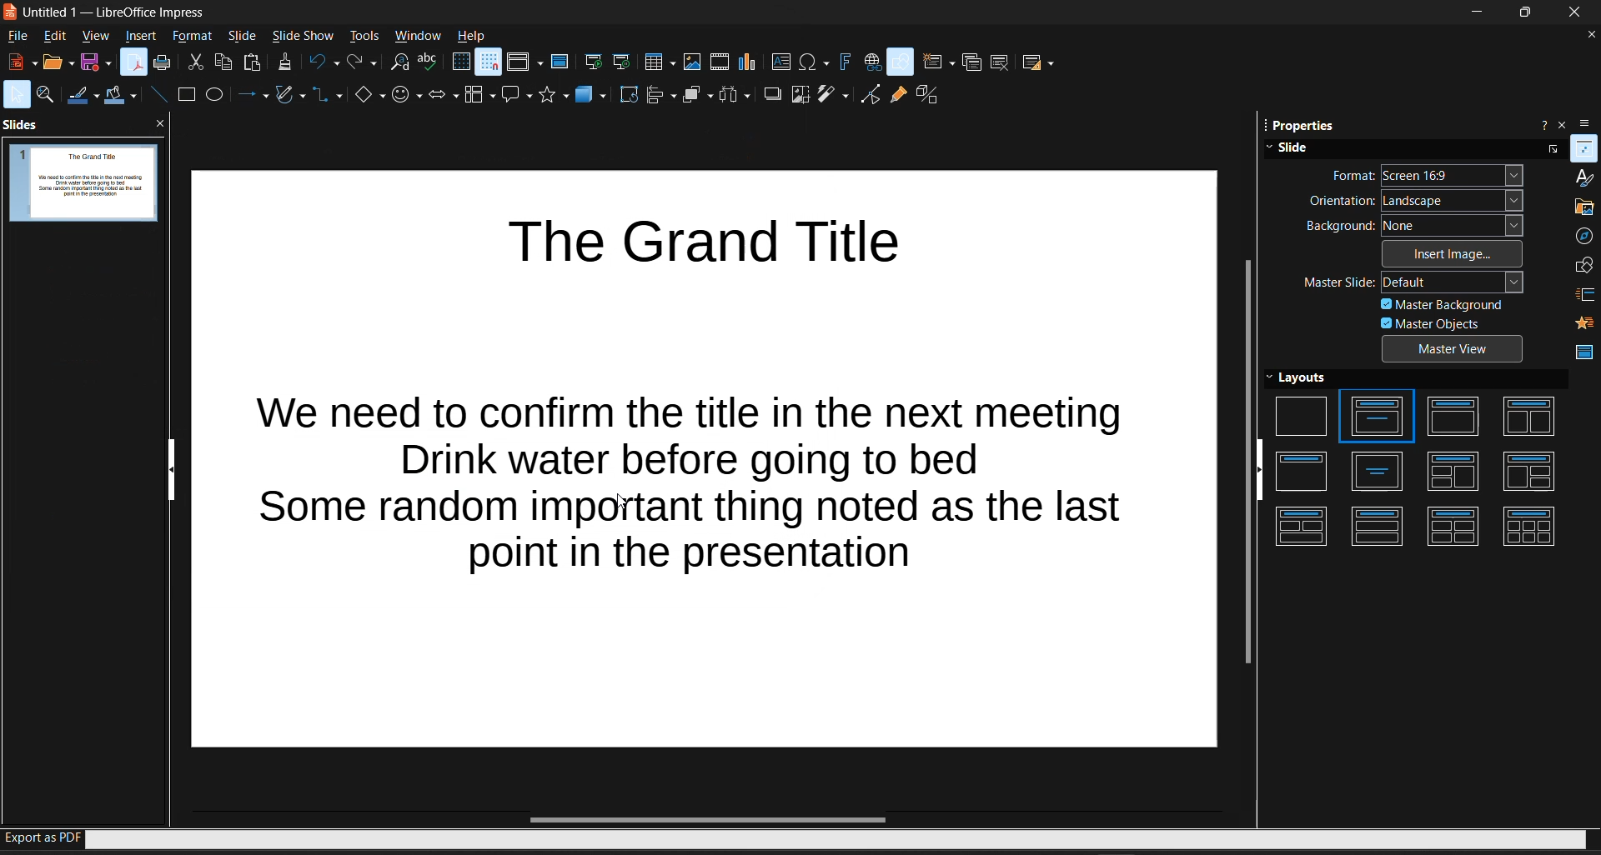  I want to click on toggle extrusion, so click(928, 96).